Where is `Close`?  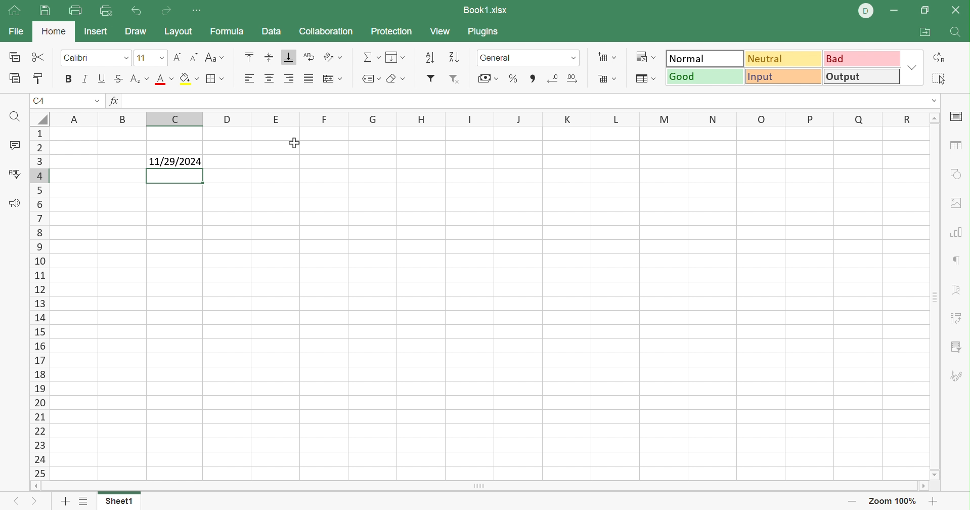 Close is located at coordinates (957, 12).